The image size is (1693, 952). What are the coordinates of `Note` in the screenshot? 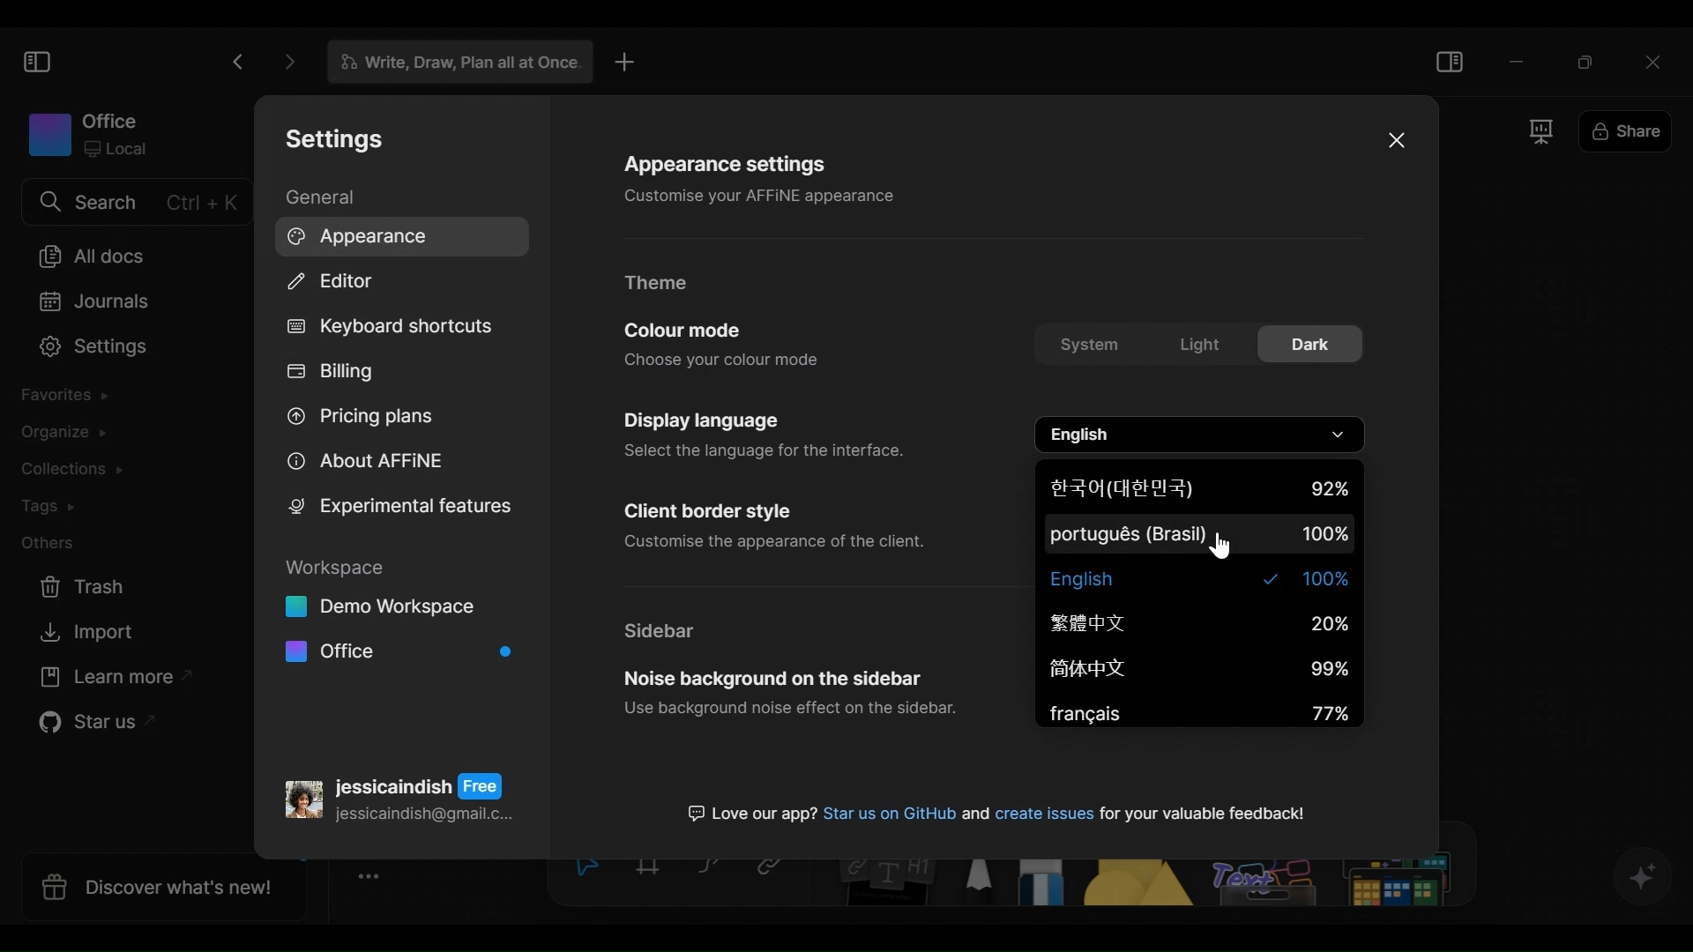 It's located at (884, 885).